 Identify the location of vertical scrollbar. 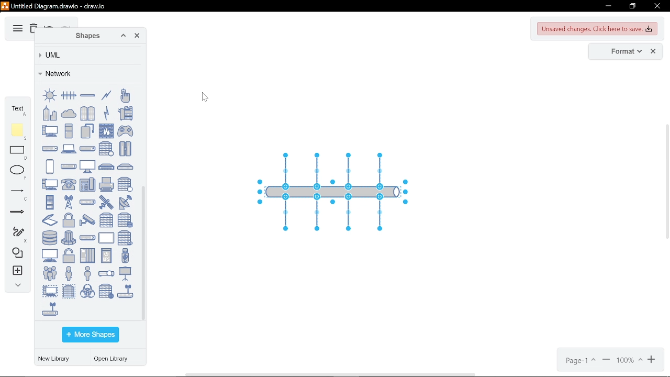
(144, 252).